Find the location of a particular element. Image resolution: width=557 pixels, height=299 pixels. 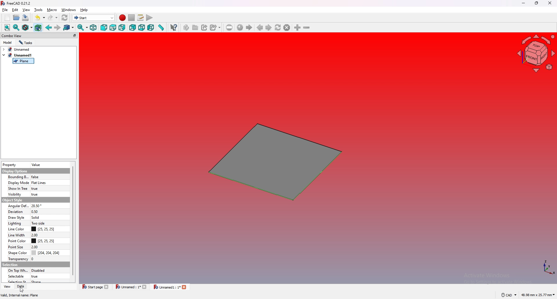

data is located at coordinates (22, 287).